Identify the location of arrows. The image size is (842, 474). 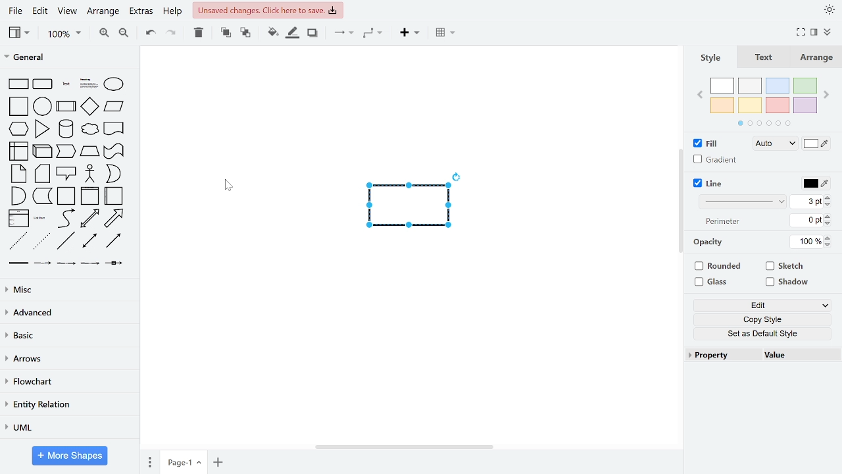
(67, 359).